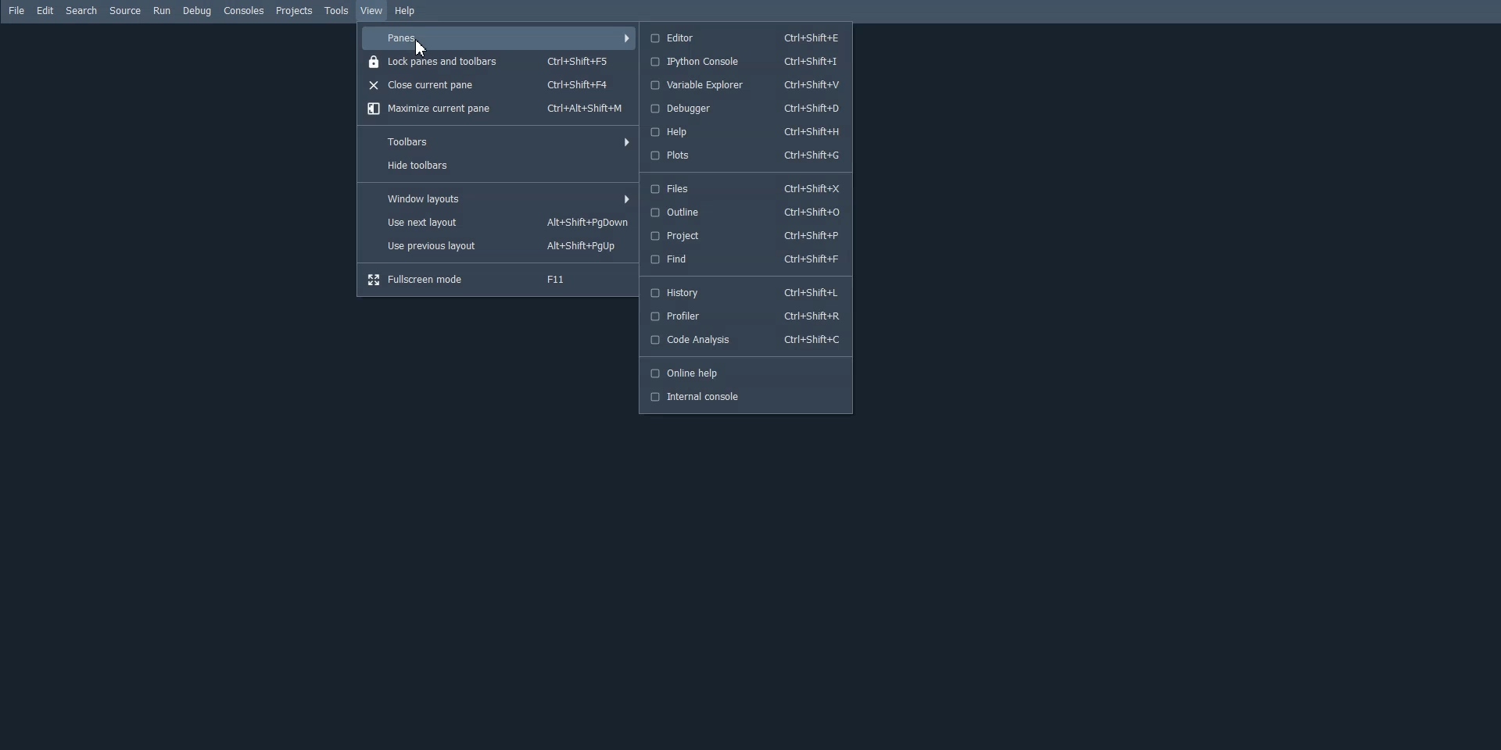  Describe the element at coordinates (500, 37) in the screenshot. I see `Panes` at that location.